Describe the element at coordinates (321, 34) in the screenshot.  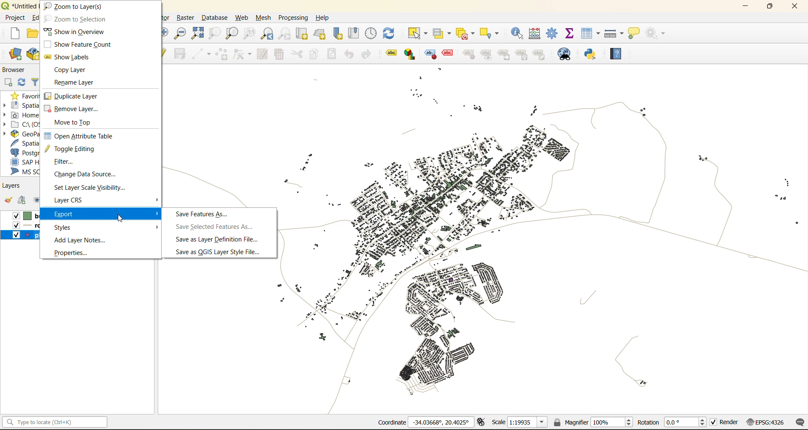
I see `new 3d map view` at that location.